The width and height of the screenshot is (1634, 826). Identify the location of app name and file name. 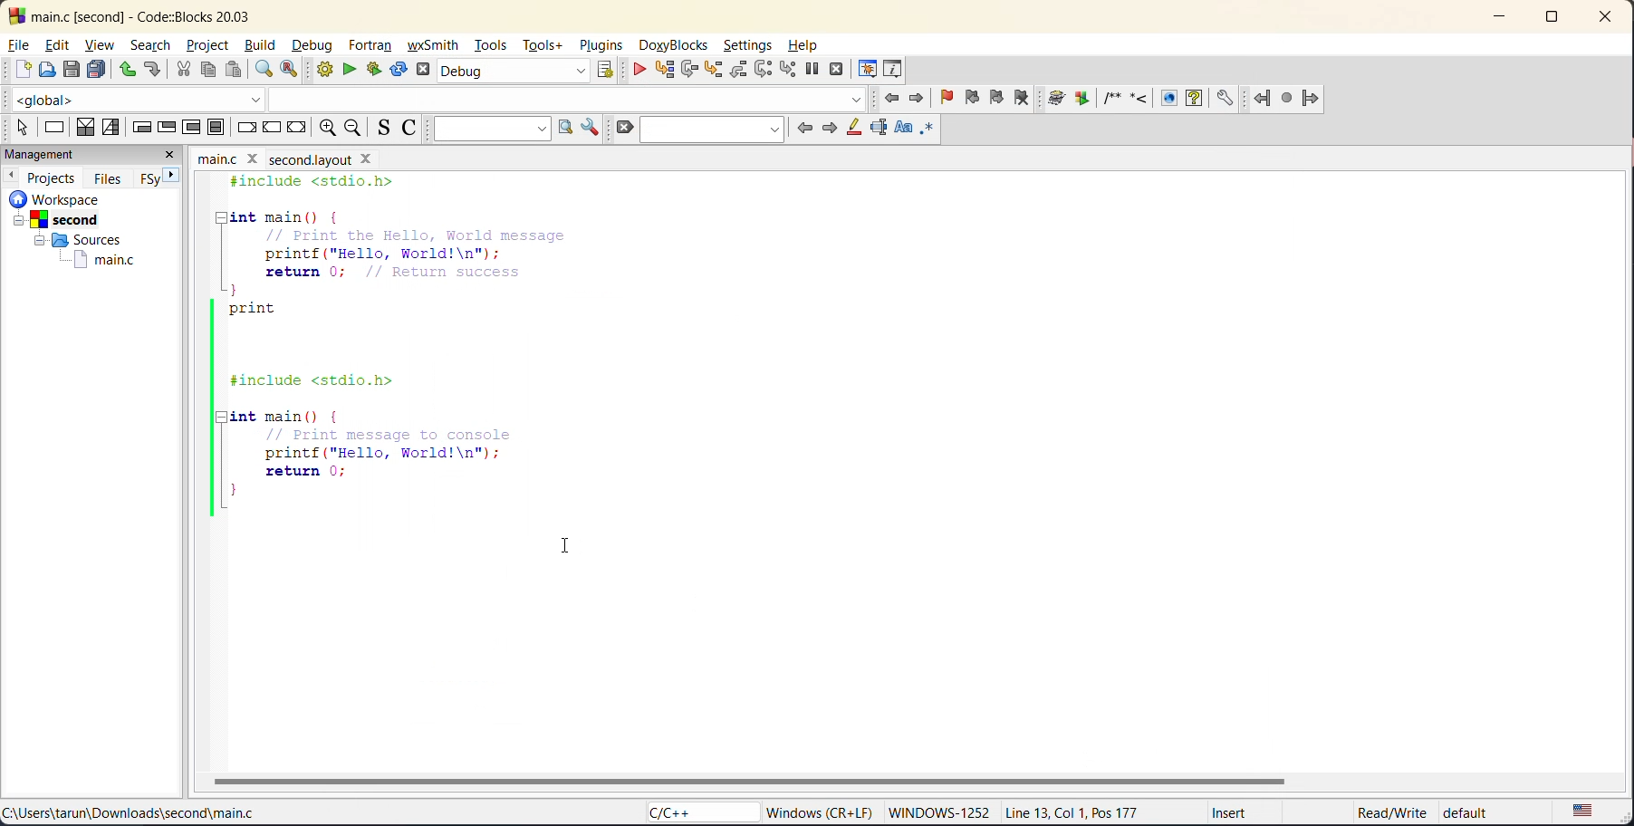
(160, 14).